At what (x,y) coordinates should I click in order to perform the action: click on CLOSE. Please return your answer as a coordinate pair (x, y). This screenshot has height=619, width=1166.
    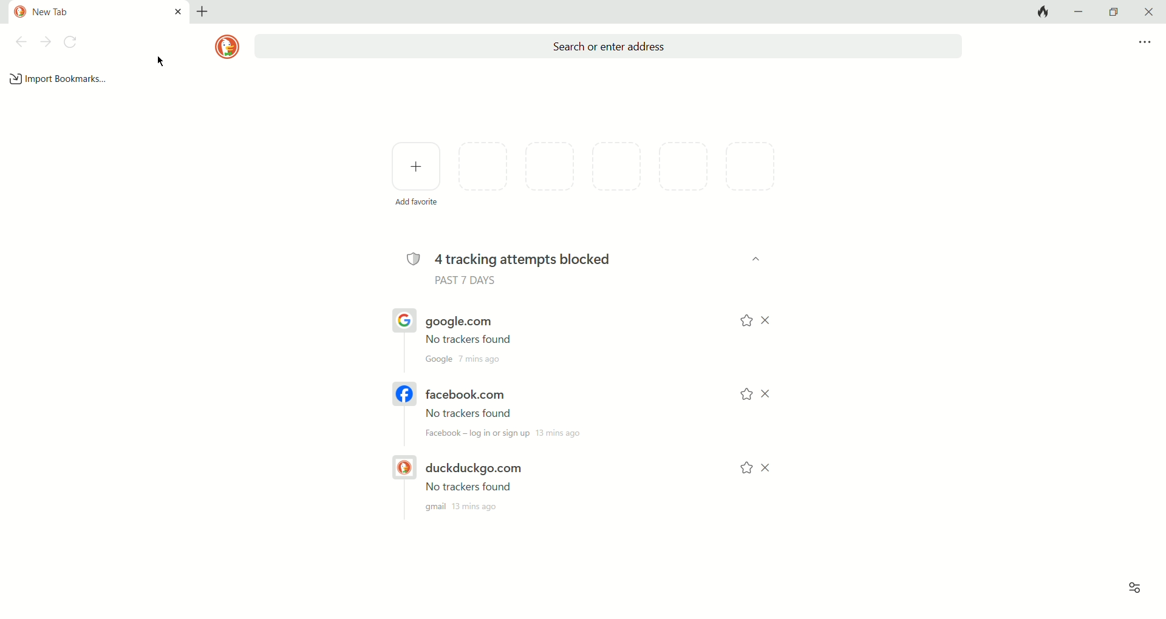
    Looking at the image, I should click on (768, 394).